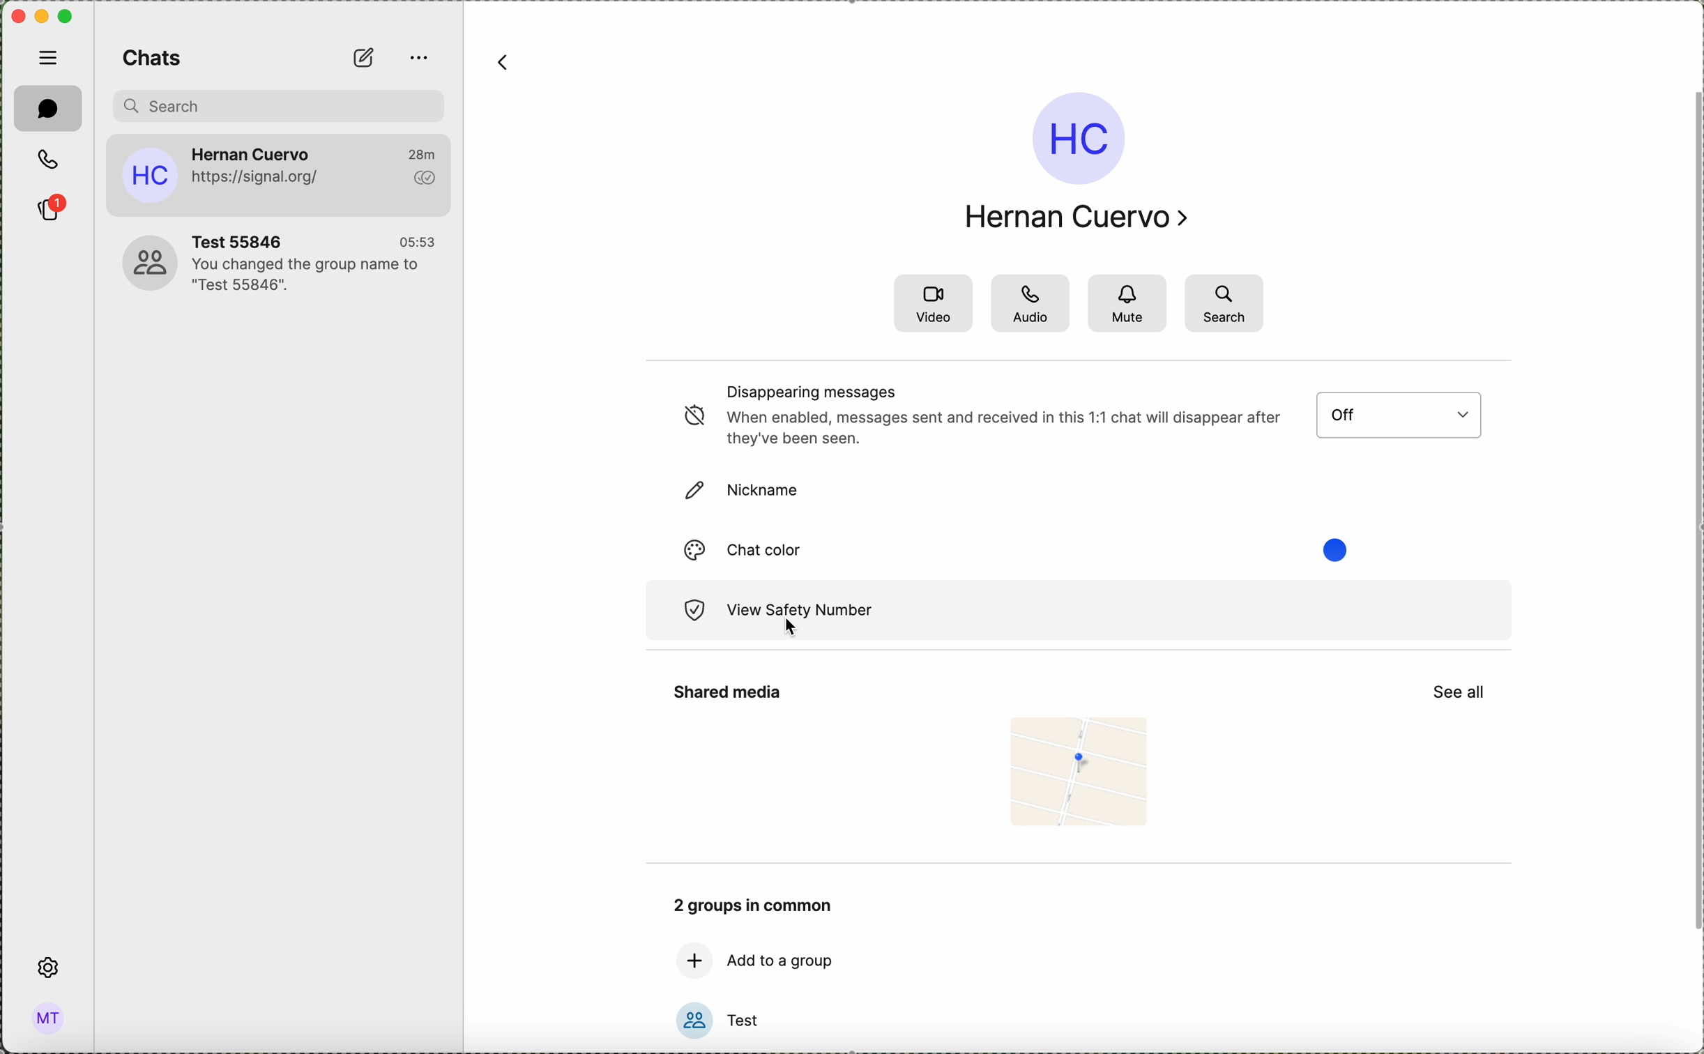  Describe the element at coordinates (751, 1018) in the screenshot. I see `test` at that location.